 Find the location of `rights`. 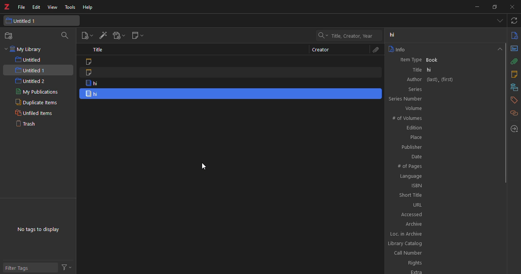

rights is located at coordinates (414, 263).